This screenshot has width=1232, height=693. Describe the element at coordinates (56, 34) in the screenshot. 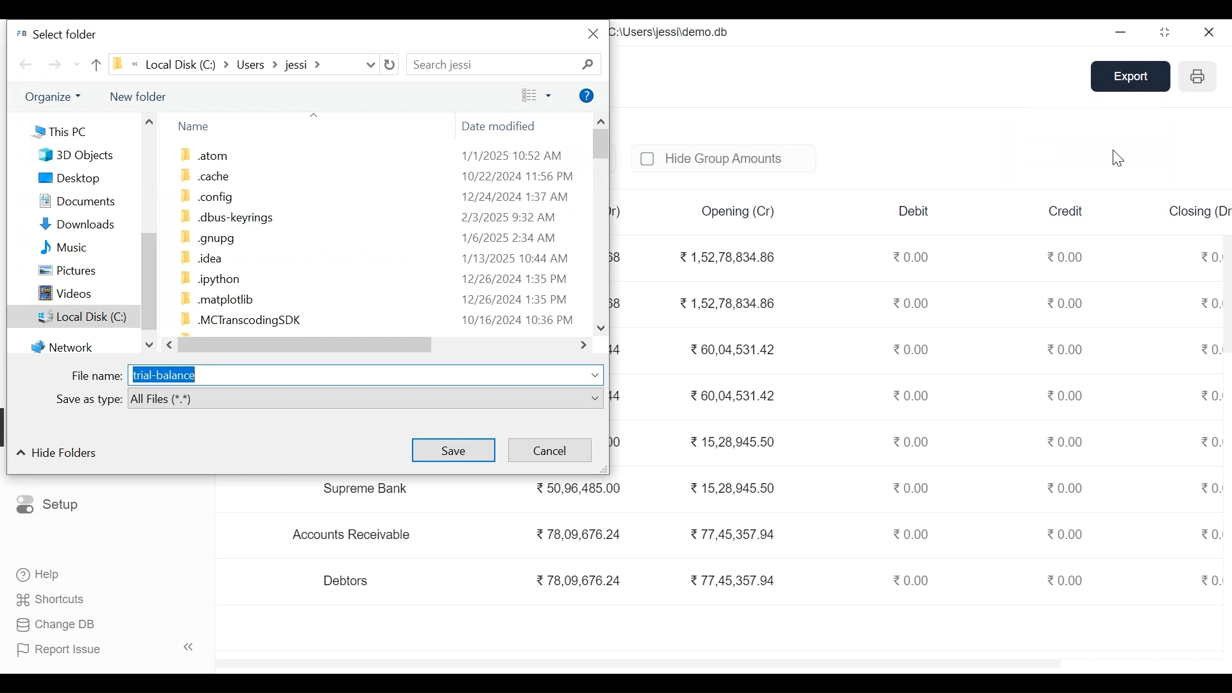

I see `Select folder` at that location.